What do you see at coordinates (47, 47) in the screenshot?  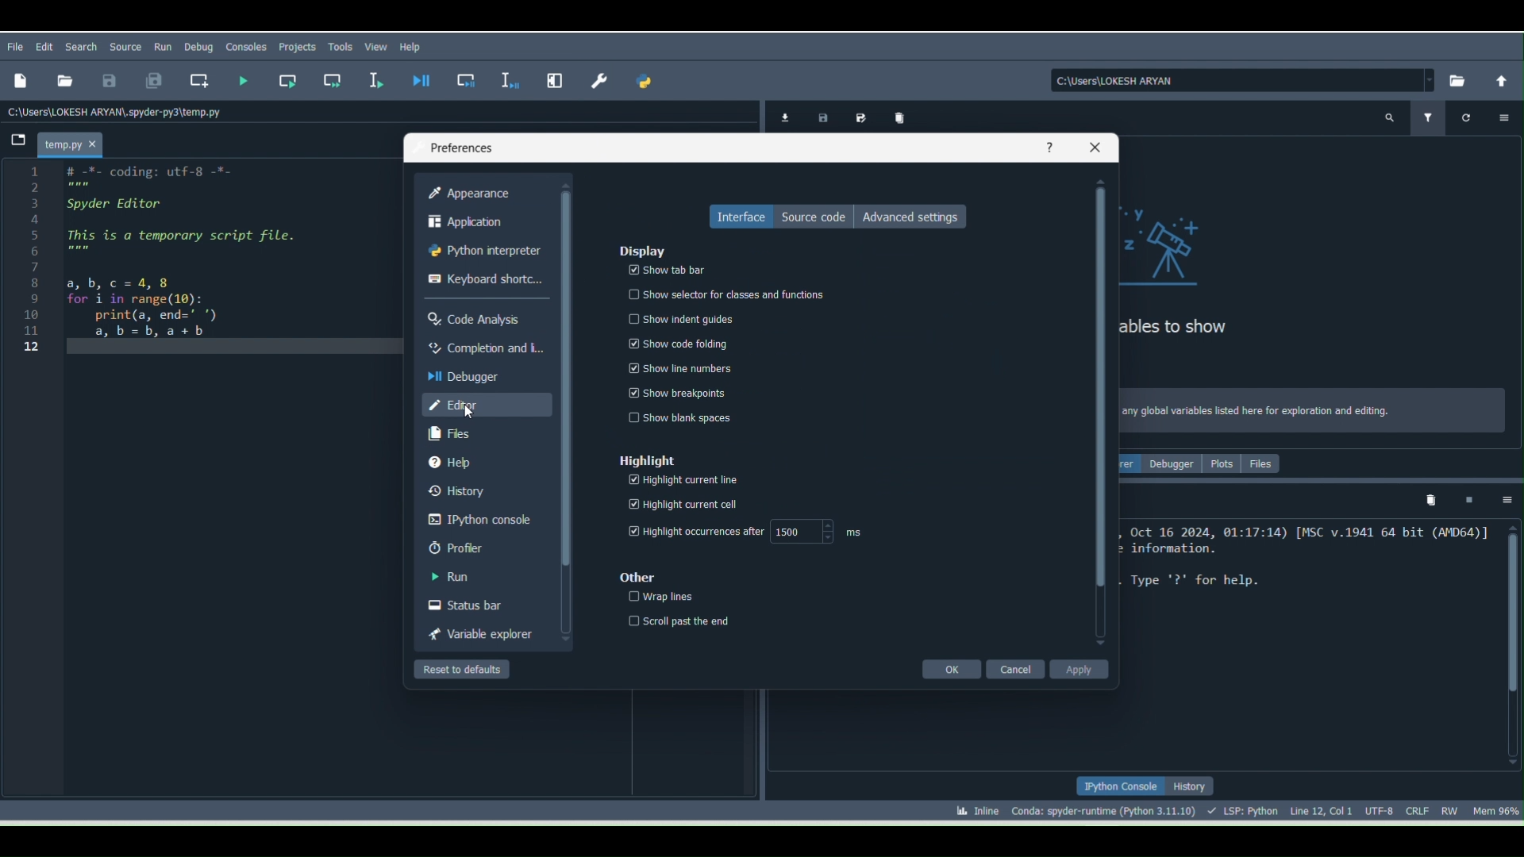 I see `Edit` at bounding box center [47, 47].